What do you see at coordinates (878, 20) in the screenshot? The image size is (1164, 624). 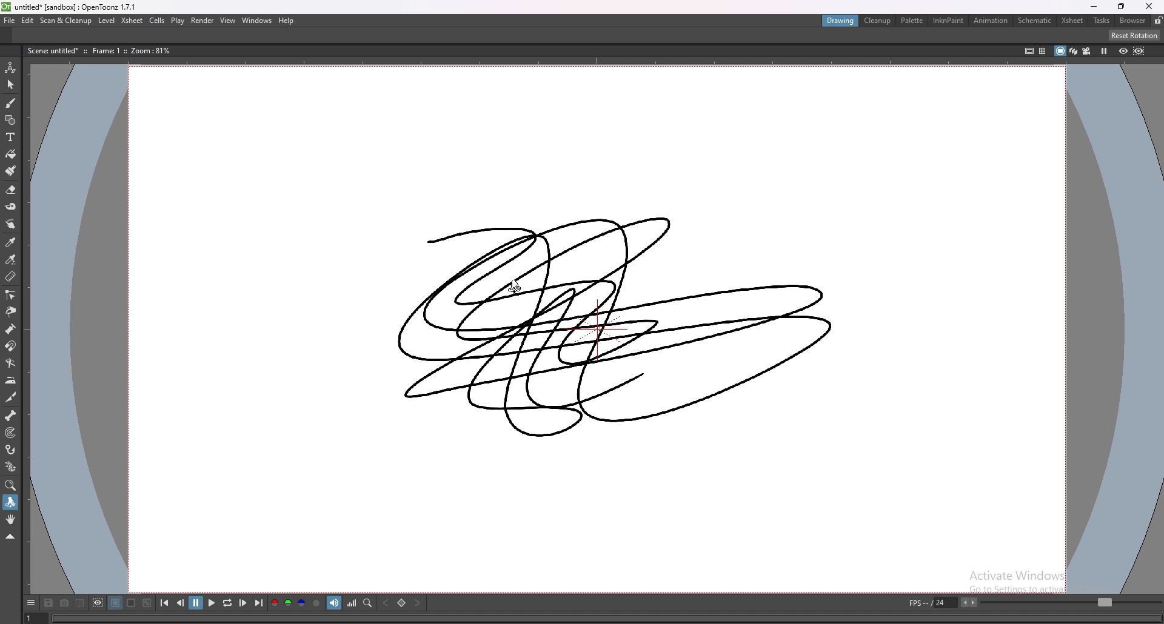 I see `cleanup` at bounding box center [878, 20].